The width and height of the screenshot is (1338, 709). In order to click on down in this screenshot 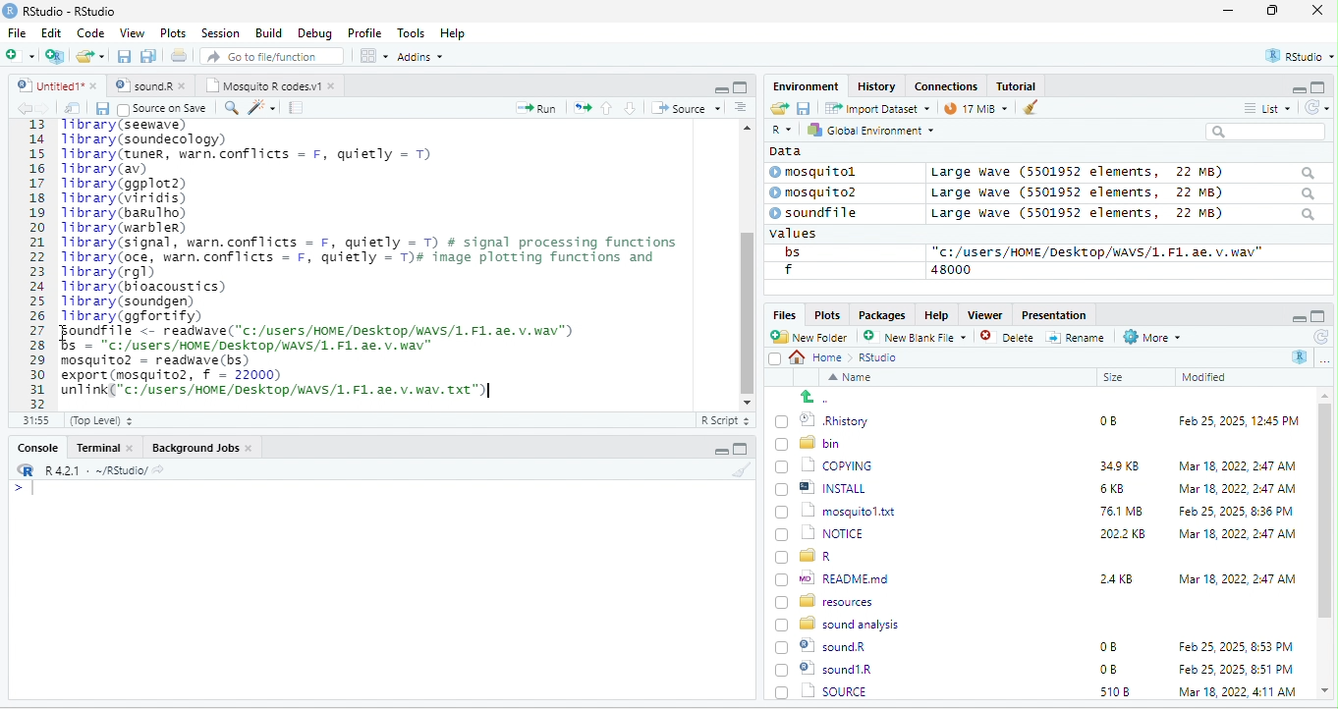, I will do `click(631, 107)`.